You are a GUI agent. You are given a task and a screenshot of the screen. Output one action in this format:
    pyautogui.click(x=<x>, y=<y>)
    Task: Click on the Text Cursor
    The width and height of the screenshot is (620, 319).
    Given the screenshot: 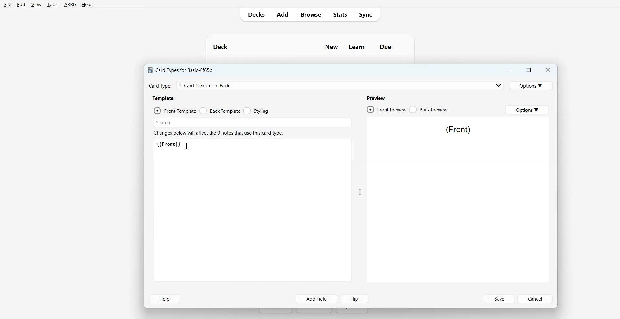 What is the action you would take?
    pyautogui.click(x=189, y=145)
    